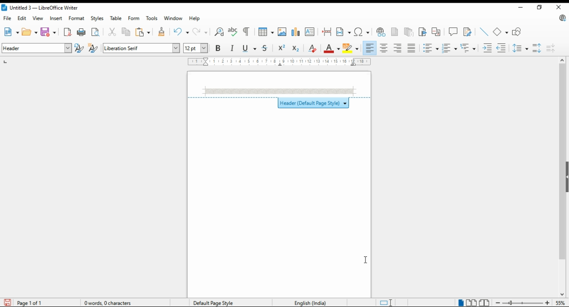  I want to click on toggle unordered list, so click(430, 48).